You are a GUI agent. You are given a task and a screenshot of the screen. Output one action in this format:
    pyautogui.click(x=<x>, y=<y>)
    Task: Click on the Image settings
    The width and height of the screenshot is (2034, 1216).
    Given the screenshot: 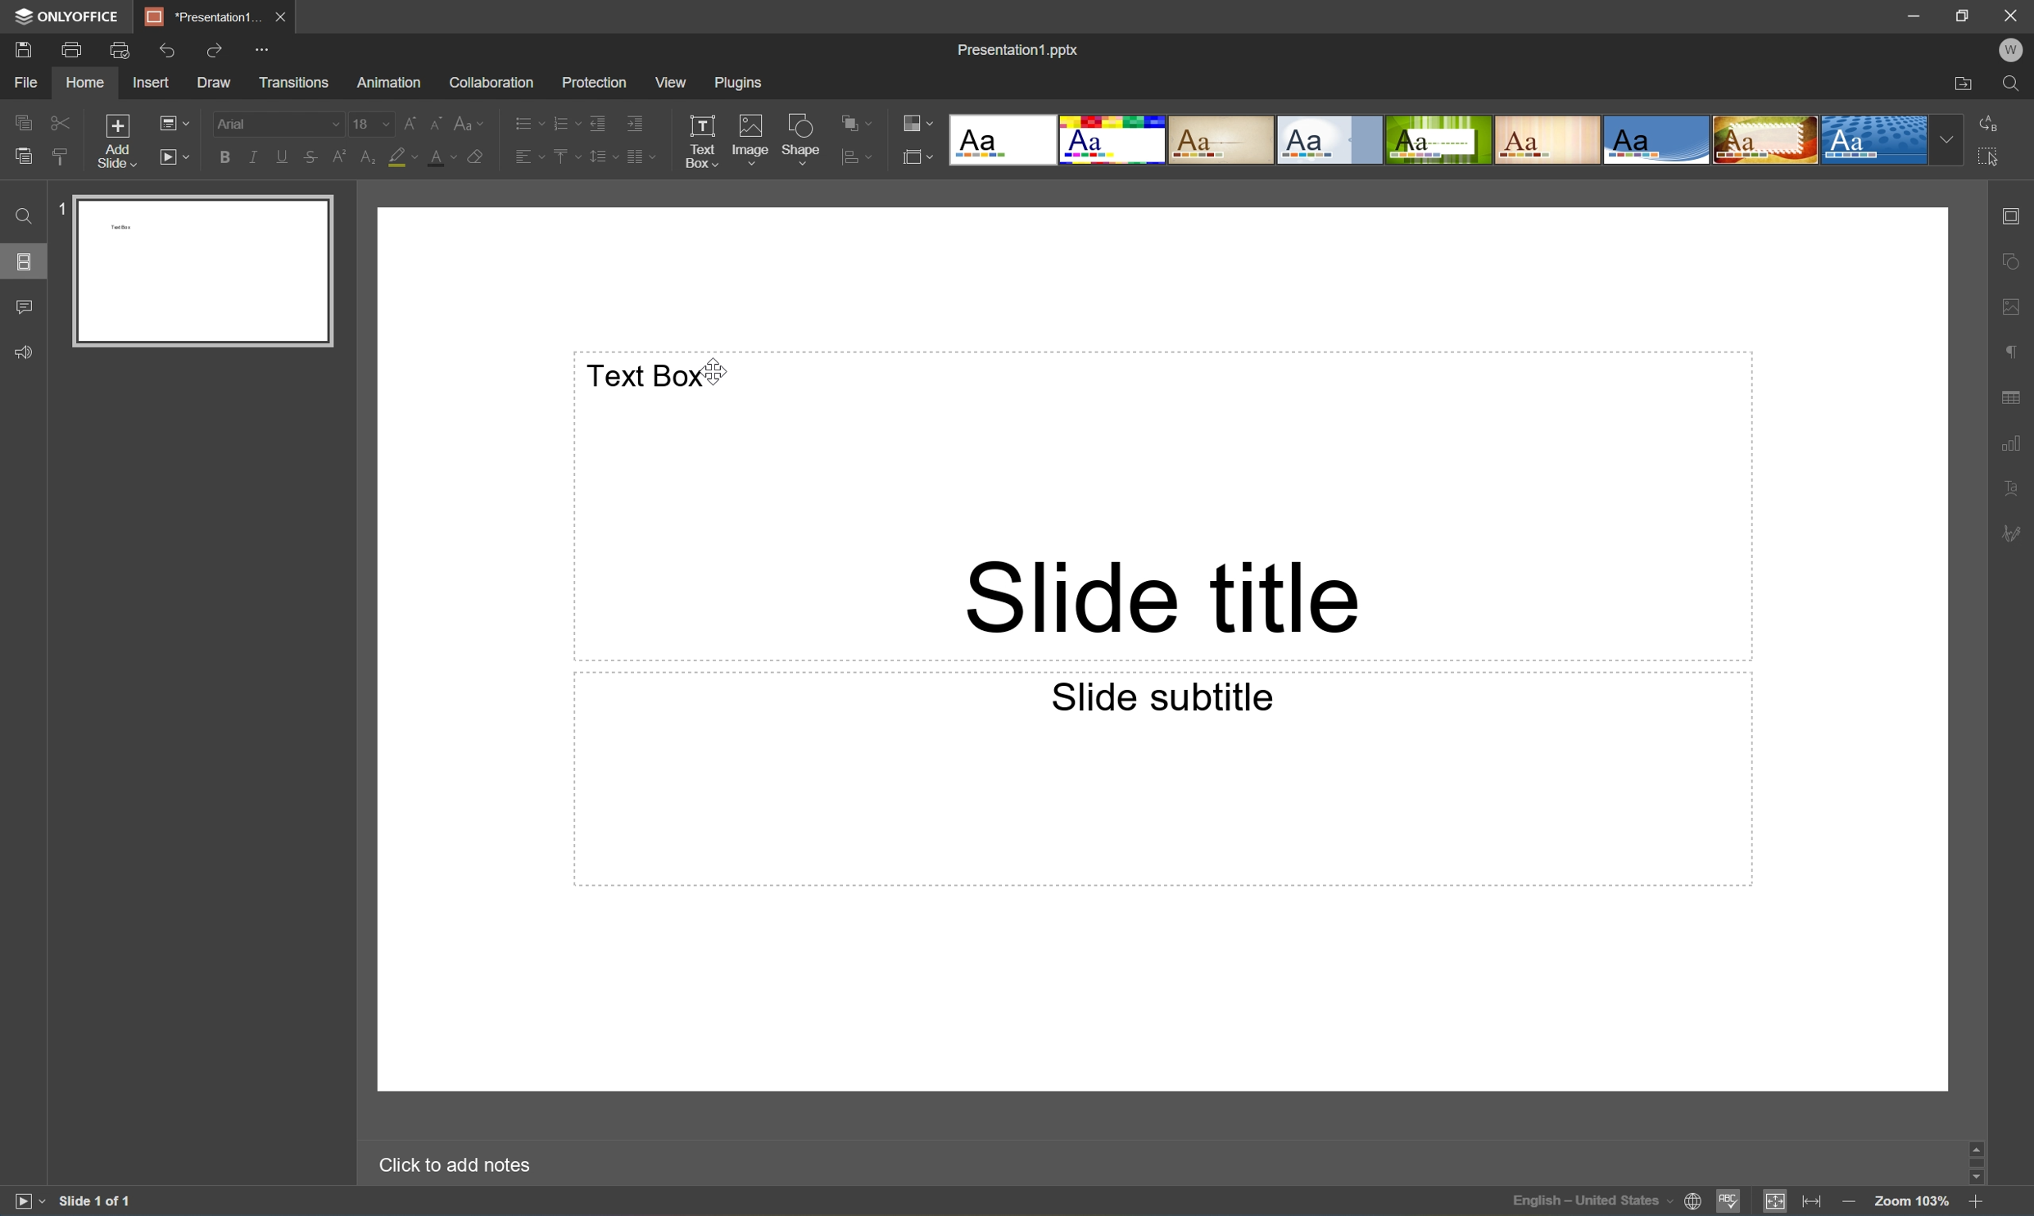 What is the action you would take?
    pyautogui.click(x=2014, y=308)
    